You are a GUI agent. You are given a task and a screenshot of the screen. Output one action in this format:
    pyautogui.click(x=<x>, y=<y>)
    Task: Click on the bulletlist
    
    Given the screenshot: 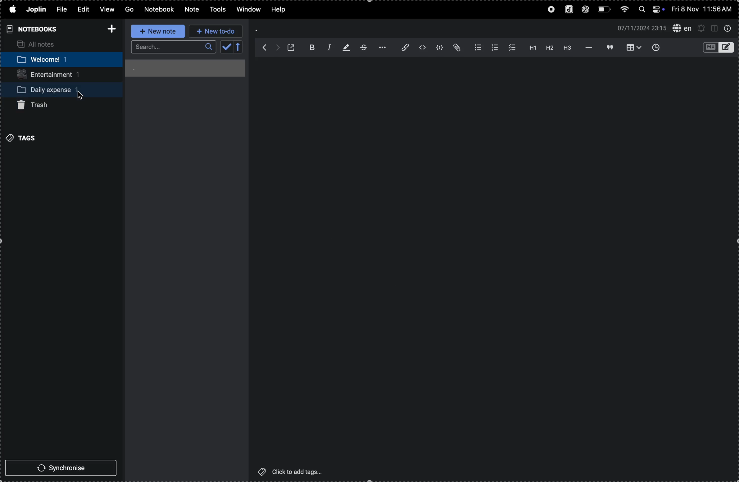 What is the action you would take?
    pyautogui.click(x=476, y=48)
    